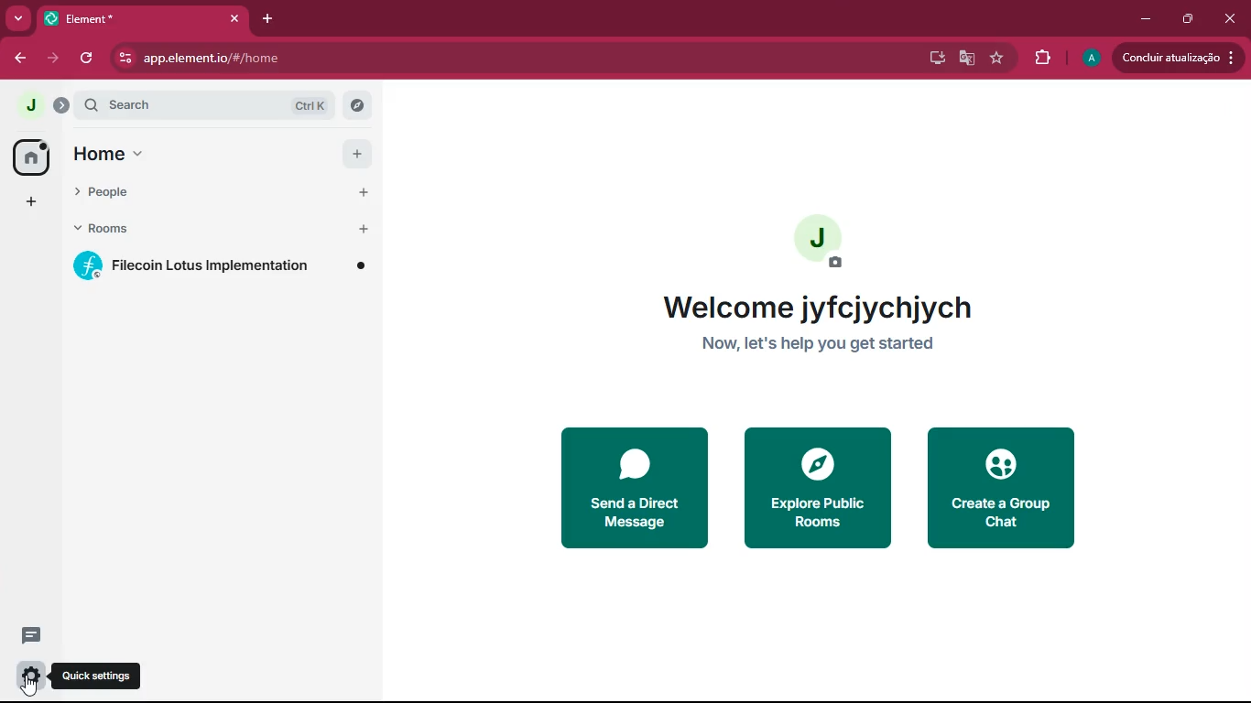  I want to click on ctrl k, so click(313, 105).